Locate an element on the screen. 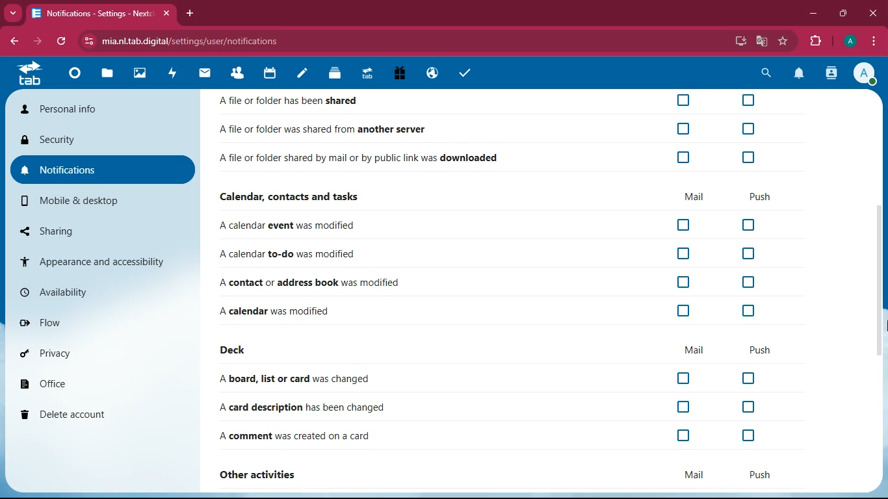 The image size is (888, 499). Afile or folder was shared from another server is located at coordinates (321, 129).